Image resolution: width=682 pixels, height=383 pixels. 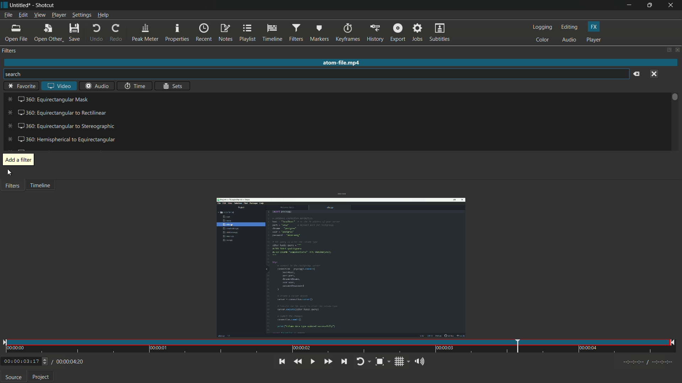 I want to click on toggle zoom, so click(x=383, y=361).